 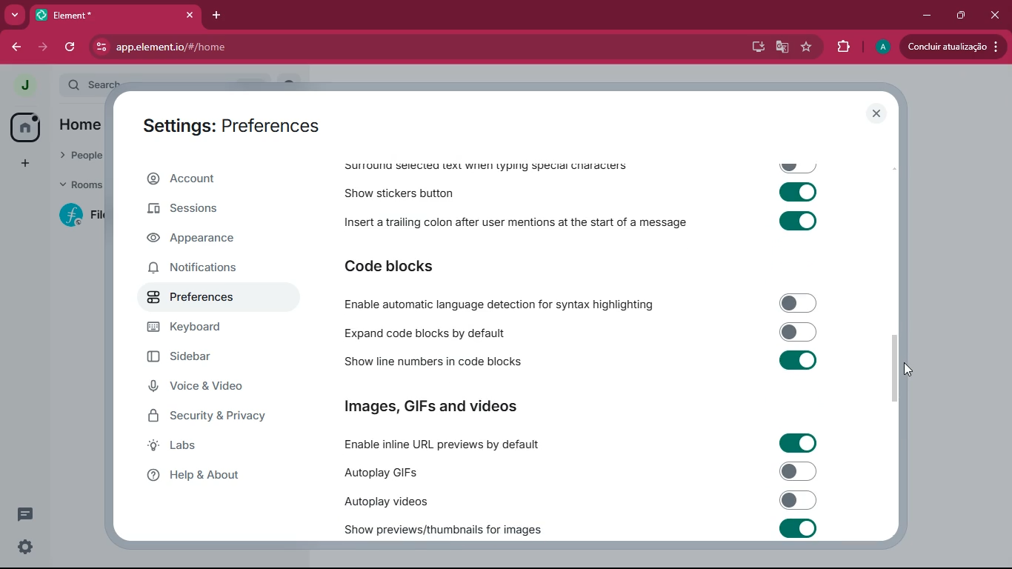 I want to click on voice & video, so click(x=219, y=388).